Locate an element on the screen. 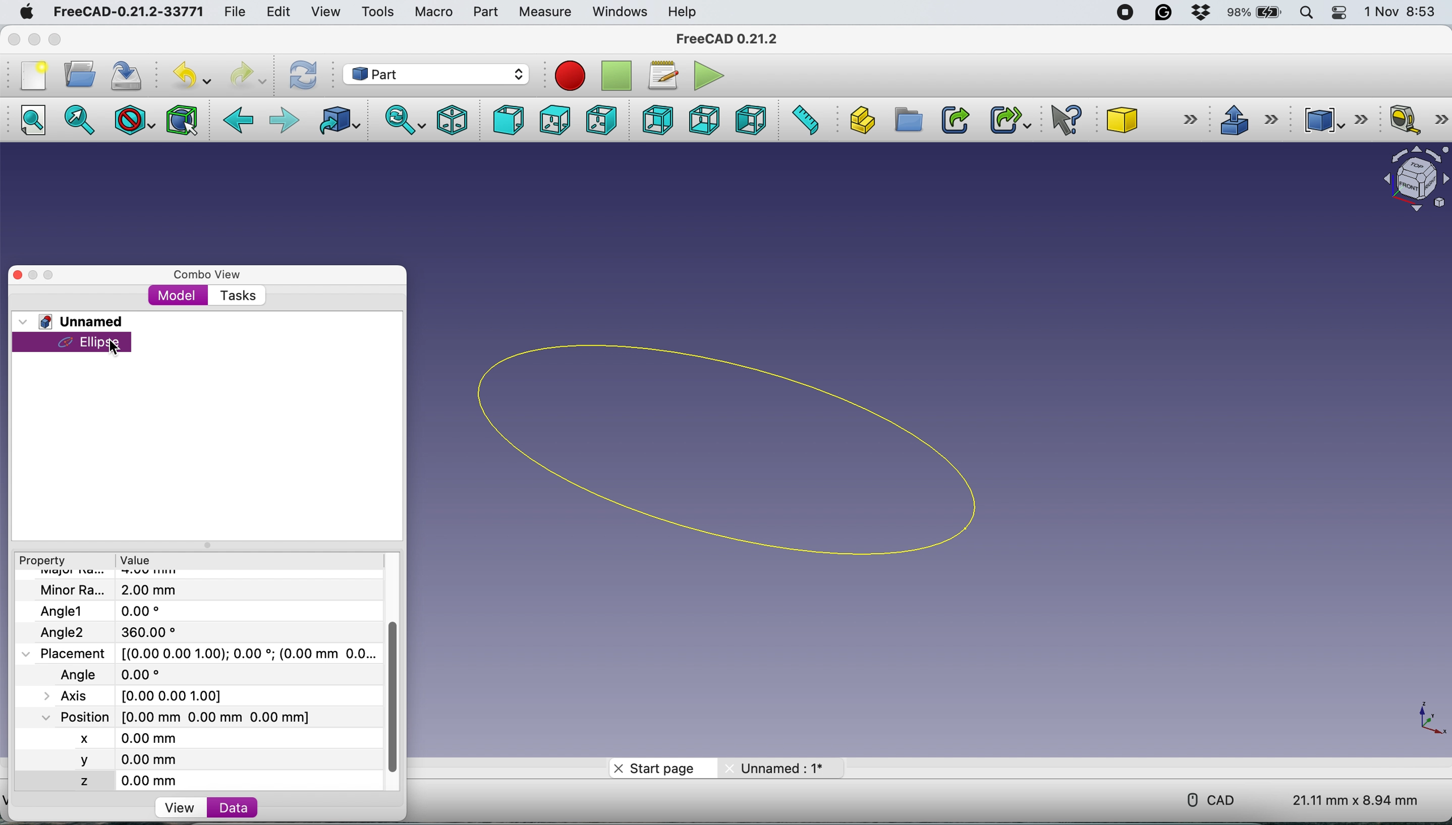 This screenshot has height=825, width=1452. placement is located at coordinates (210, 653).